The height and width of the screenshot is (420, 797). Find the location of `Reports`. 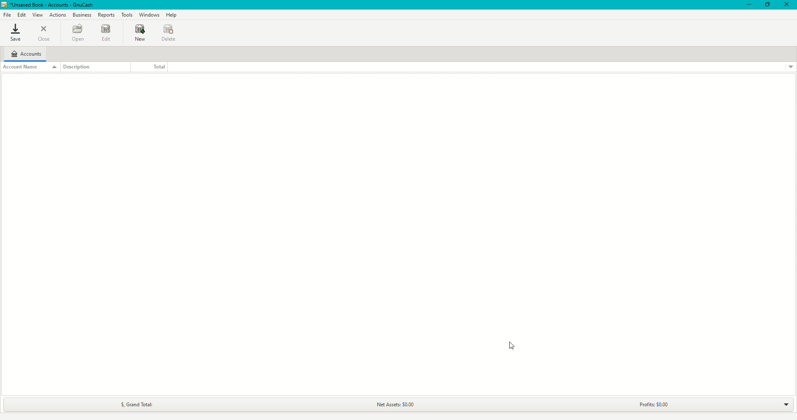

Reports is located at coordinates (107, 14).